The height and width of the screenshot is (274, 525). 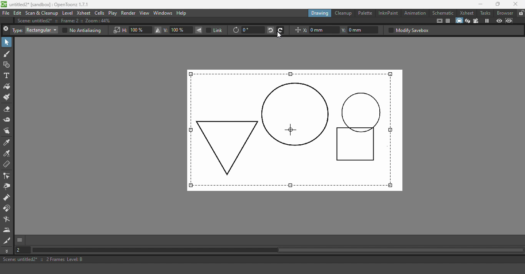 What do you see at coordinates (178, 30) in the screenshot?
I see `V: 0%` at bounding box center [178, 30].